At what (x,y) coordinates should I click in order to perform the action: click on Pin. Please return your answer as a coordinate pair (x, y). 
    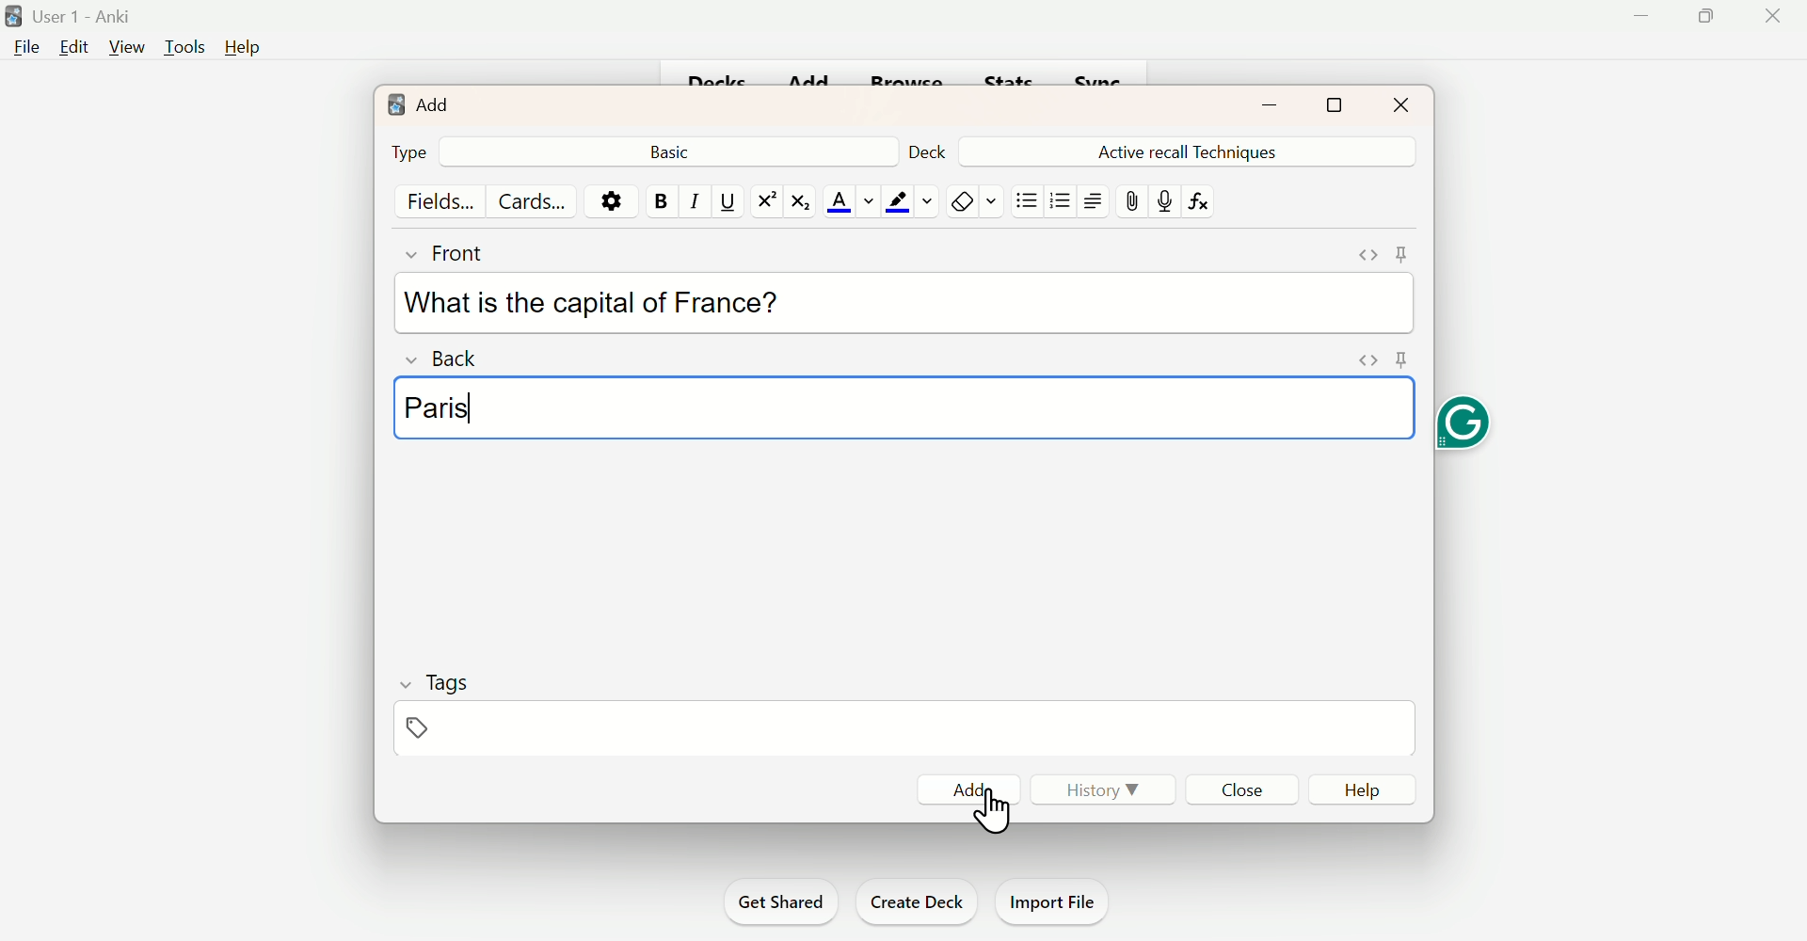
    Looking at the image, I should click on (1378, 248).